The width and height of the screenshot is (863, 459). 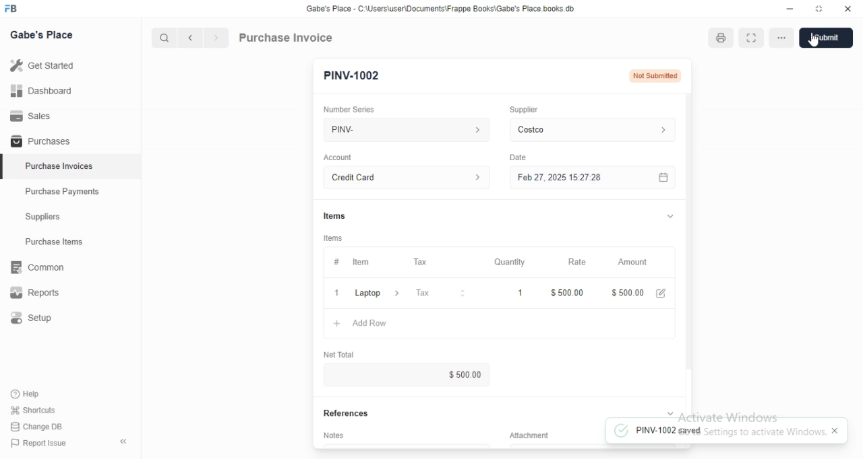 I want to click on Date, so click(x=518, y=157).